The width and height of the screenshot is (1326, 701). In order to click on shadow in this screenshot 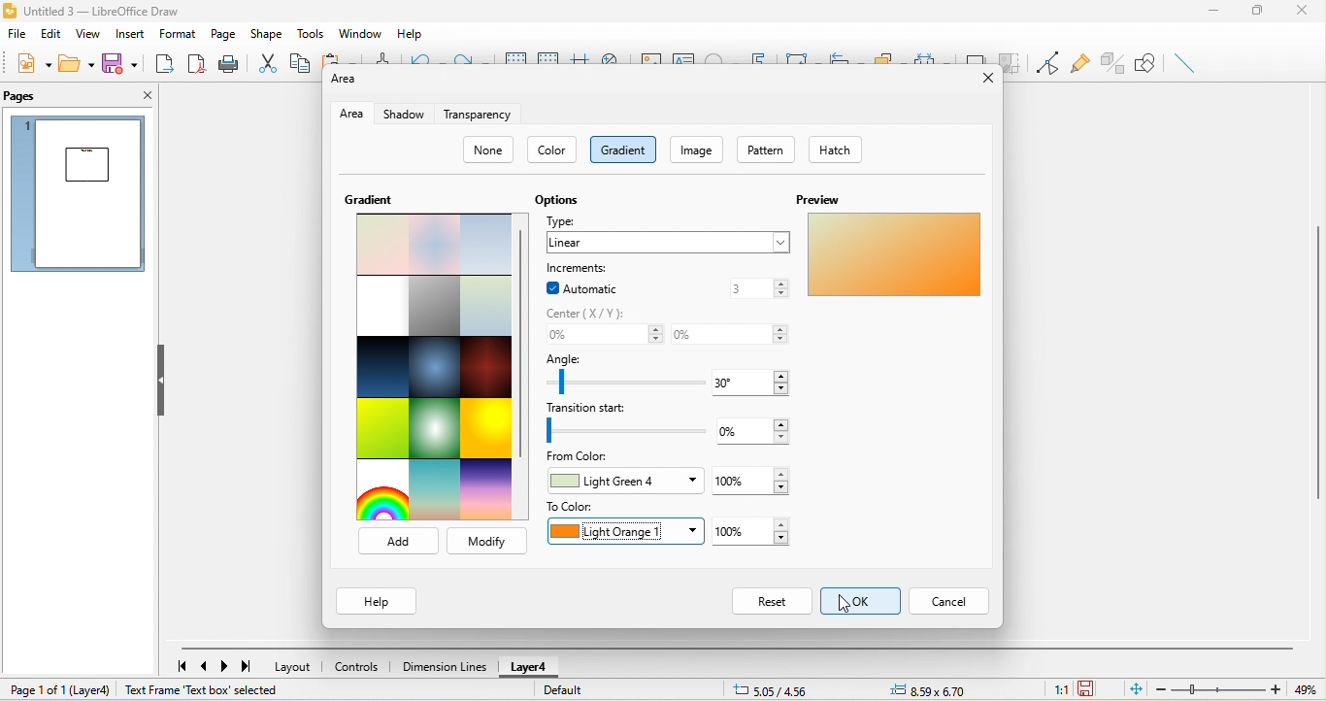, I will do `click(405, 113)`.